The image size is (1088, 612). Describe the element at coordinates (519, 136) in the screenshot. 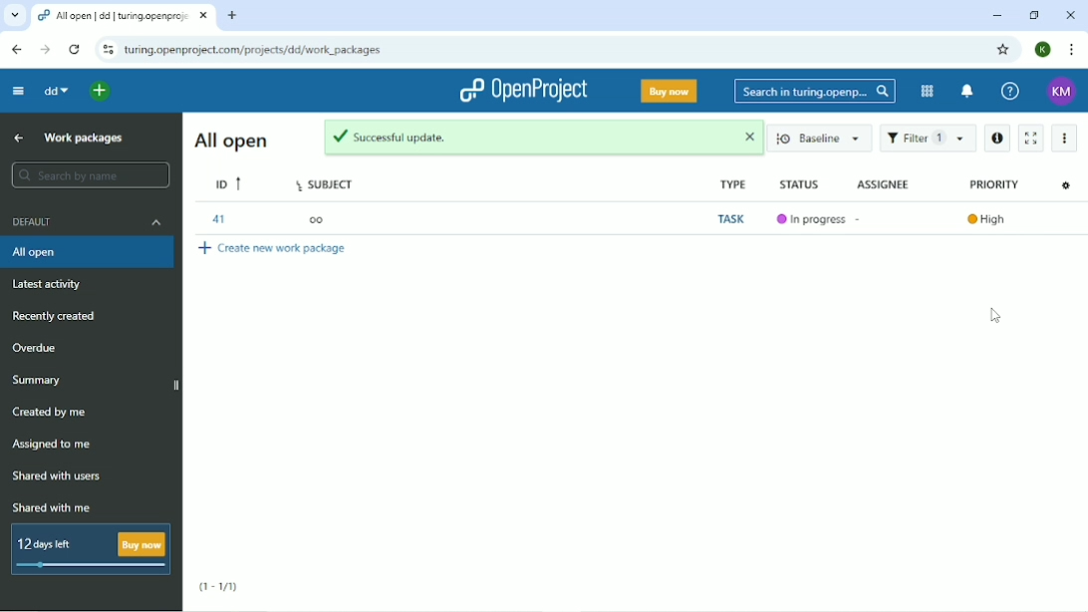

I see `Successful update` at that location.